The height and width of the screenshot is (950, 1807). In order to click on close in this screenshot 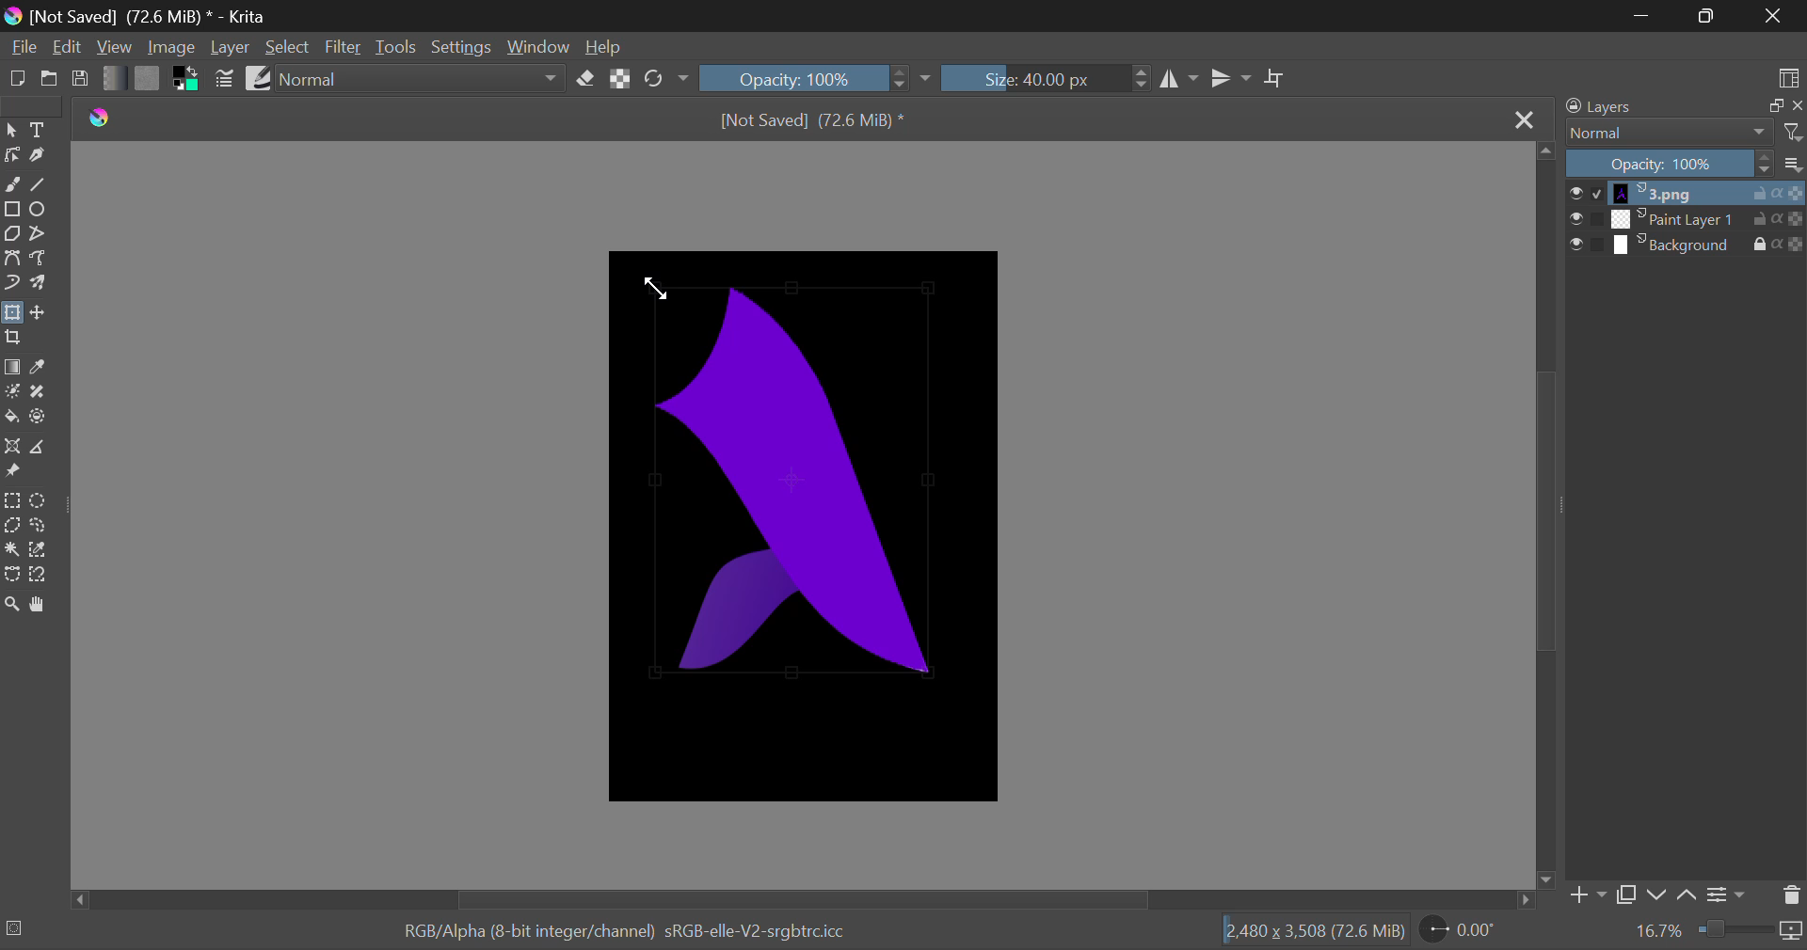, I will do `click(1796, 104)`.